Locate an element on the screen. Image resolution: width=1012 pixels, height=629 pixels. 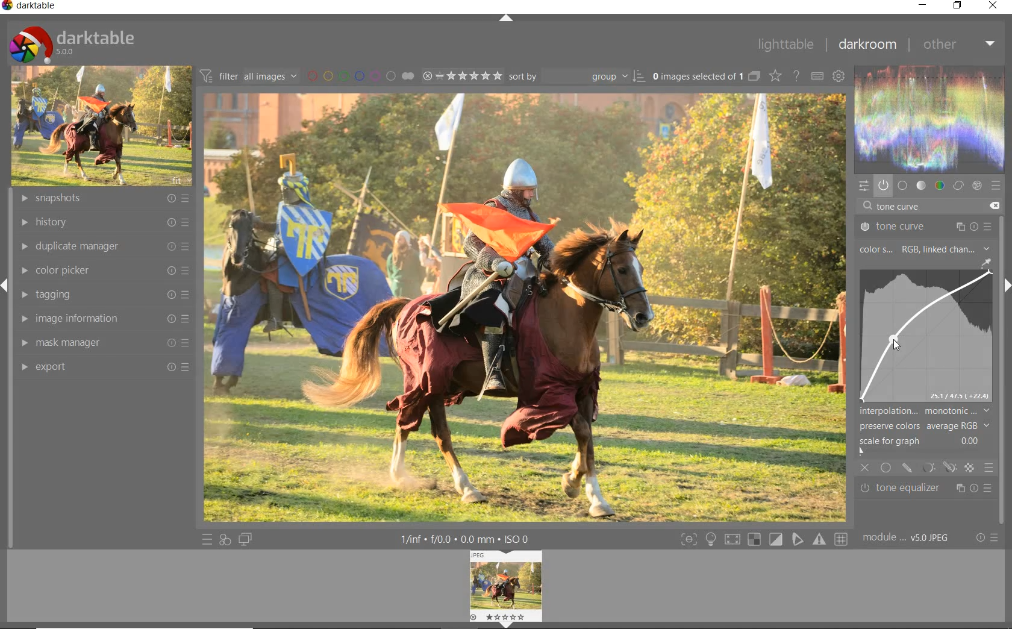
expand/collapse is located at coordinates (506, 19).